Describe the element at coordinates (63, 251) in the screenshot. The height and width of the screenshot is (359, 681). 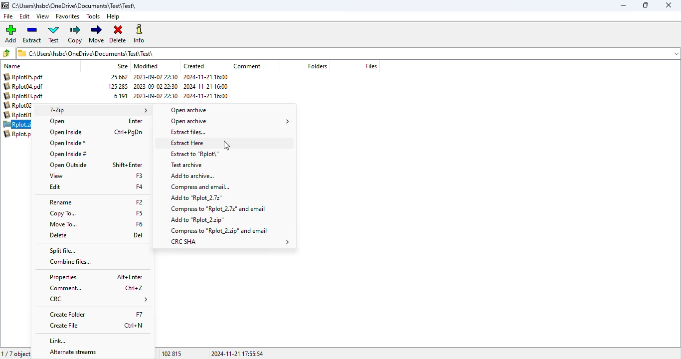
I see `split file` at that location.